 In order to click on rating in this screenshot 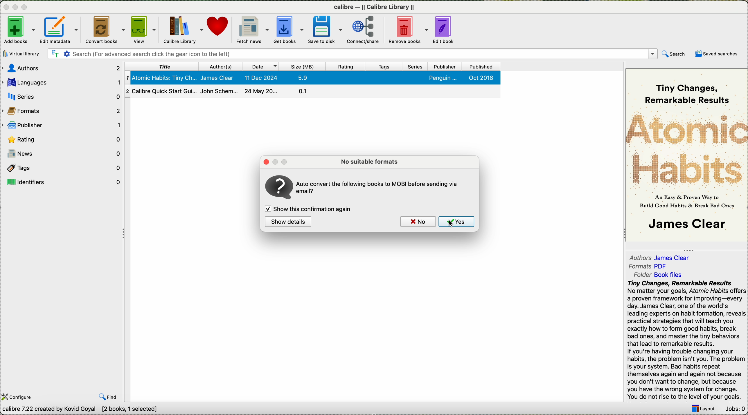, I will do `click(346, 66)`.